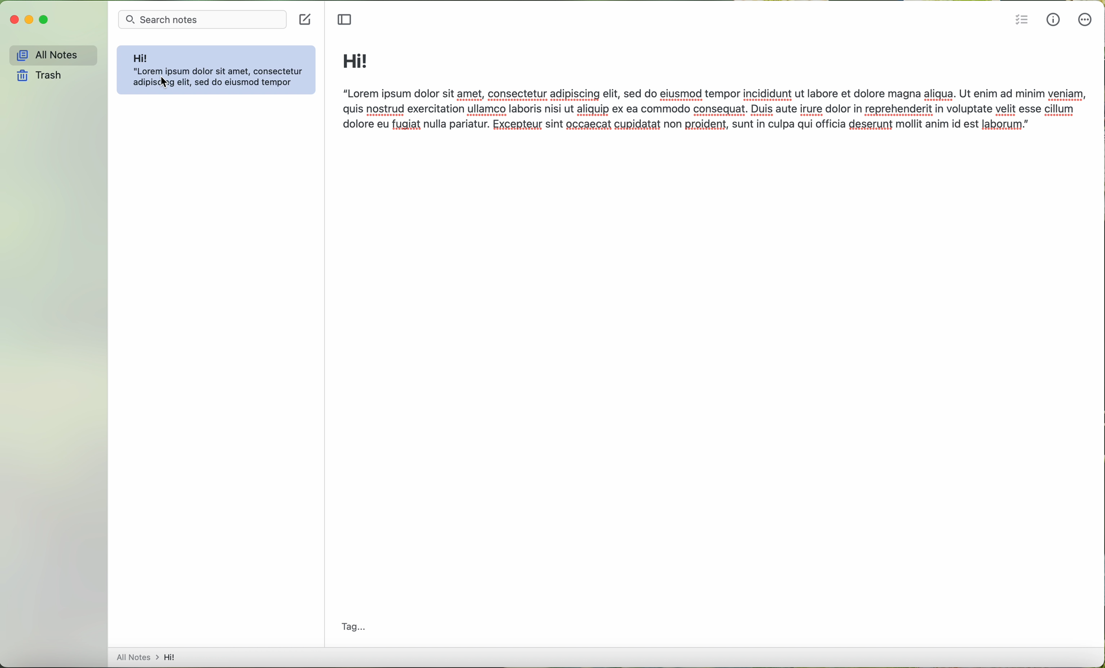 Image resolution: width=1105 pixels, height=668 pixels. I want to click on new note, so click(305, 20).